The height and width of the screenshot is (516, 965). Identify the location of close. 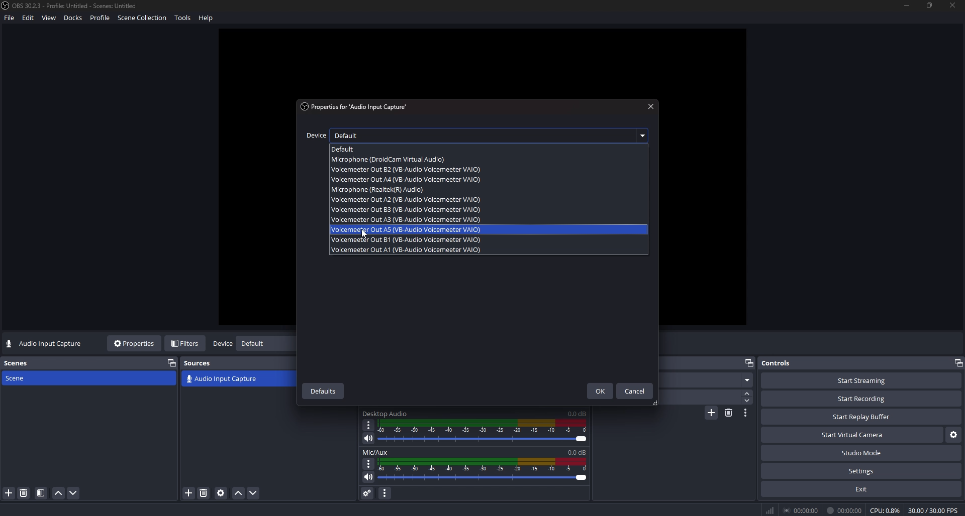
(651, 106).